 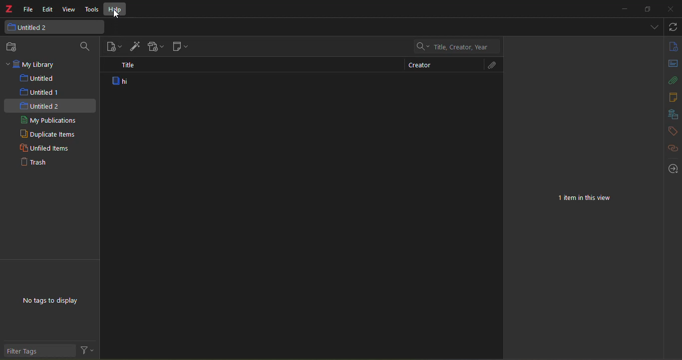 What do you see at coordinates (672, 114) in the screenshot?
I see `library` at bounding box center [672, 114].